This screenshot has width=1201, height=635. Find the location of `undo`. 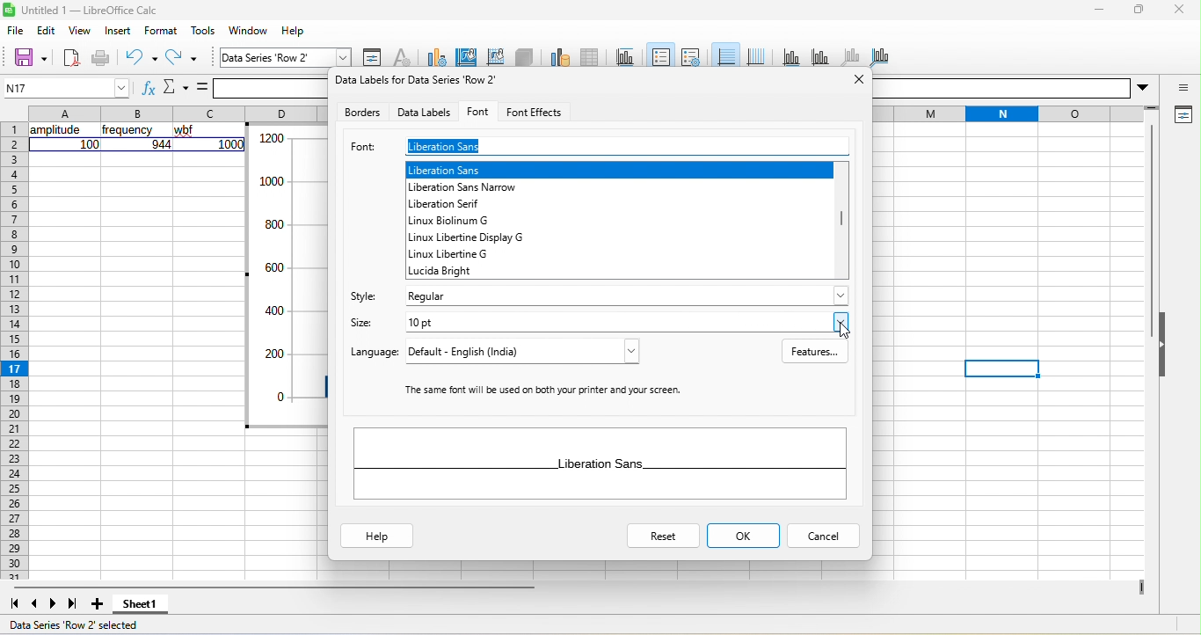

undo is located at coordinates (142, 57).